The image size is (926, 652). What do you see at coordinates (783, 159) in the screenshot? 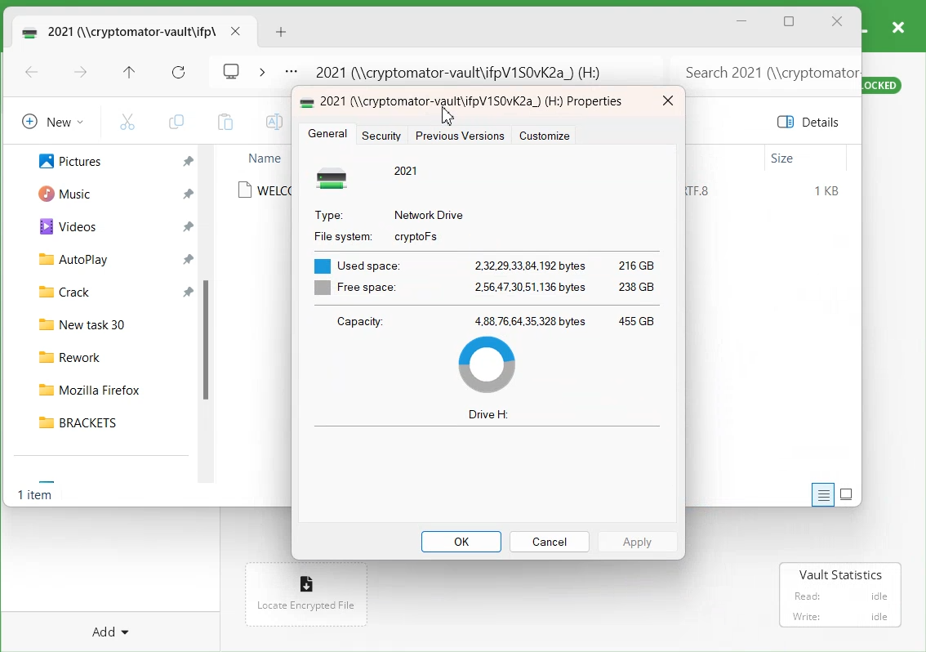
I see `Size` at bounding box center [783, 159].